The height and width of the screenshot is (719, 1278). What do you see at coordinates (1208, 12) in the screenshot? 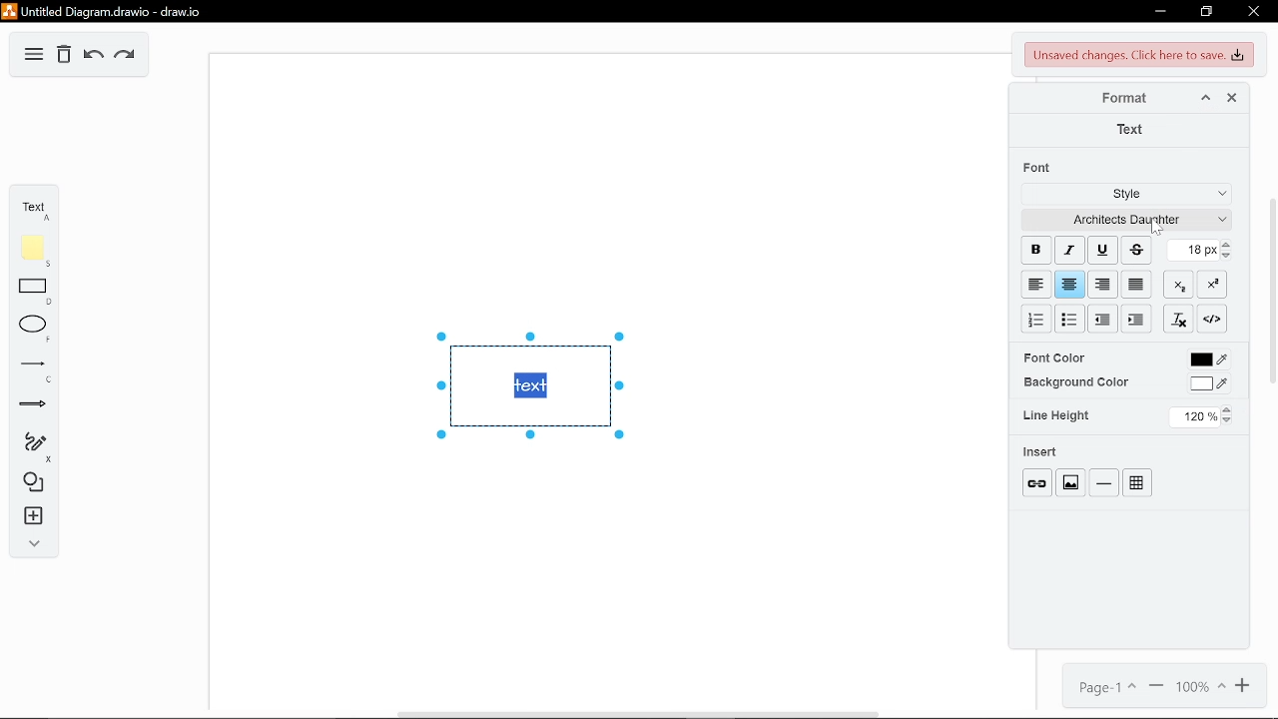
I see `restore down` at bounding box center [1208, 12].